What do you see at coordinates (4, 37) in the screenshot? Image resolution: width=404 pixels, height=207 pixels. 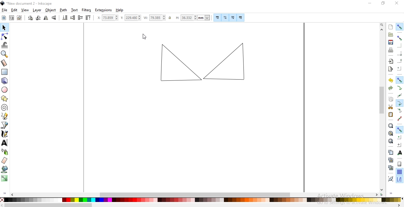 I see `edit path by nodes` at bounding box center [4, 37].